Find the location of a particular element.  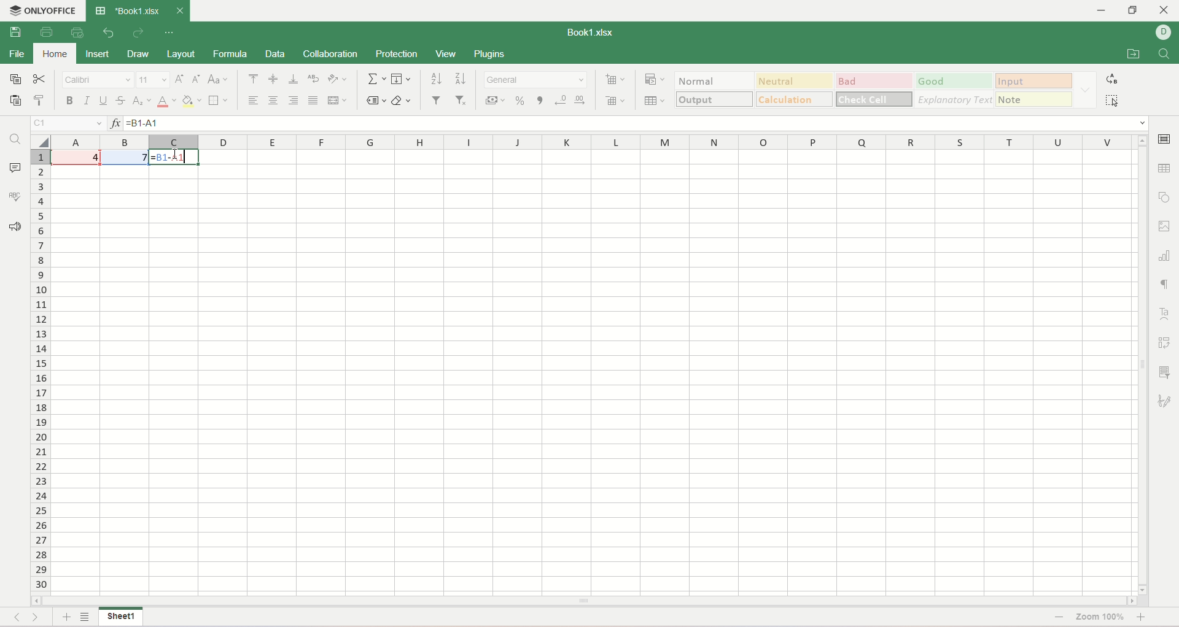

data is located at coordinates (275, 54).